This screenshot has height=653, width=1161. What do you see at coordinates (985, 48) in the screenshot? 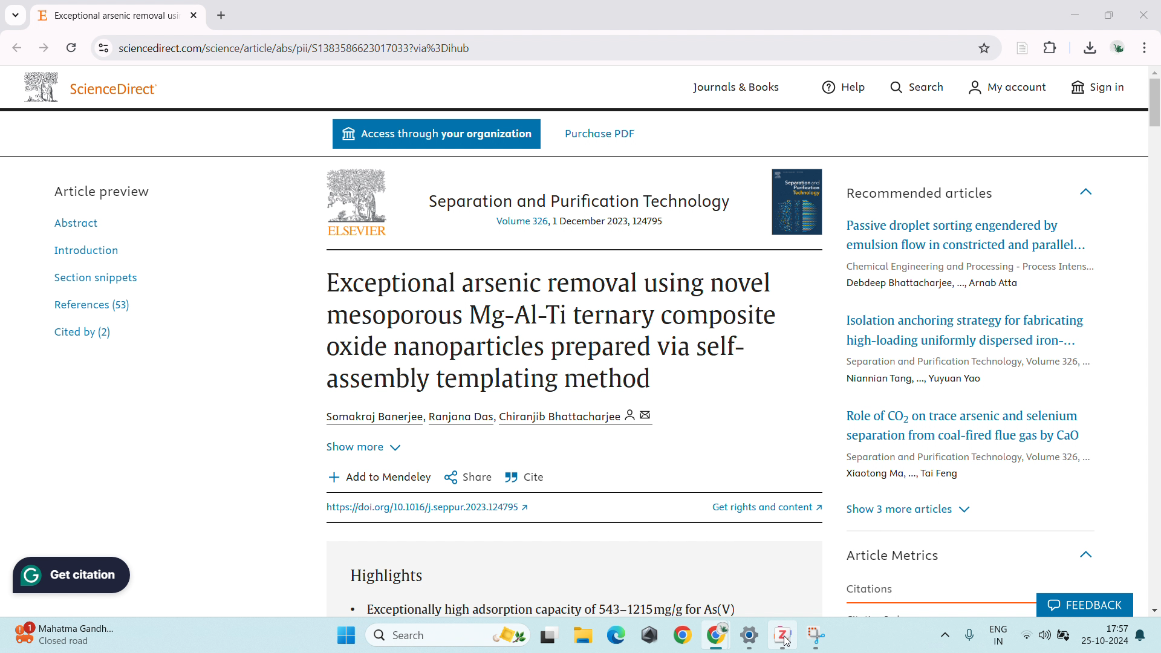
I see `bookmark this tab` at bounding box center [985, 48].